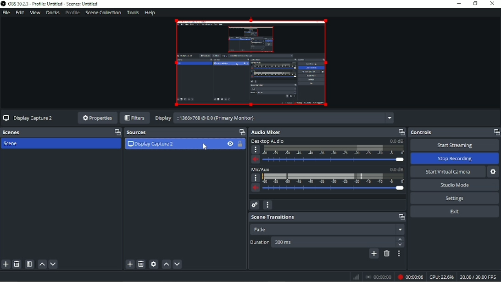  Describe the element at coordinates (135, 118) in the screenshot. I see `Filters` at that location.